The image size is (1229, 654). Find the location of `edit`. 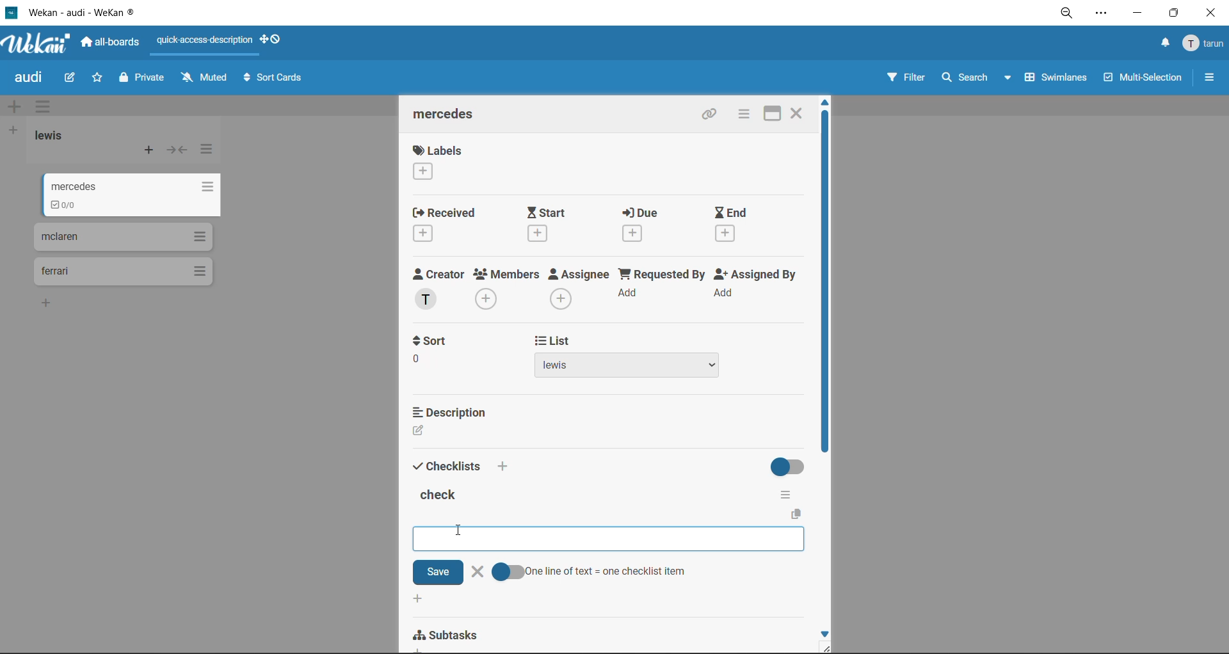

edit is located at coordinates (71, 77).